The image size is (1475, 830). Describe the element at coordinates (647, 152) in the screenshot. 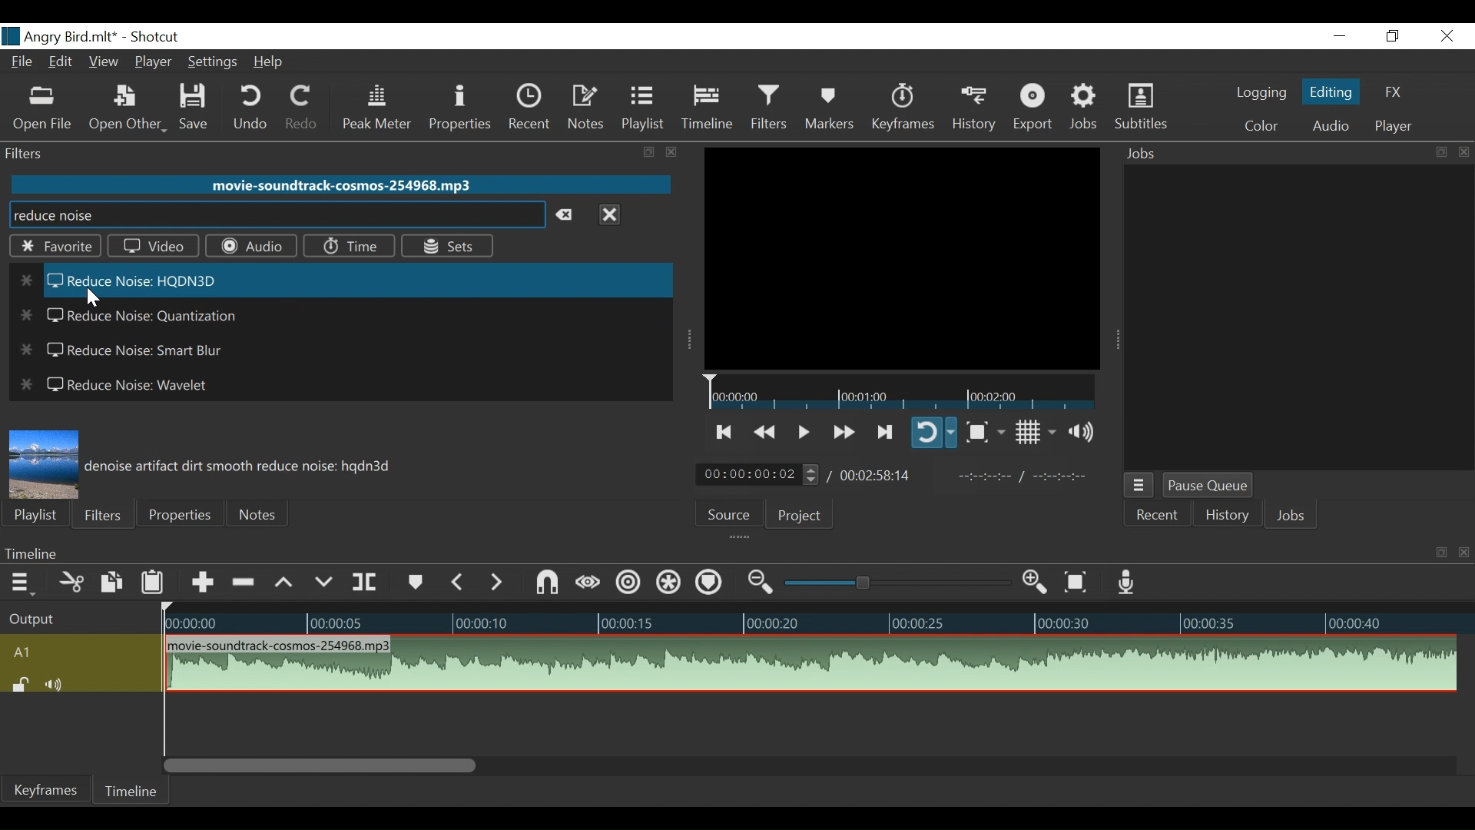

I see `resize` at that location.